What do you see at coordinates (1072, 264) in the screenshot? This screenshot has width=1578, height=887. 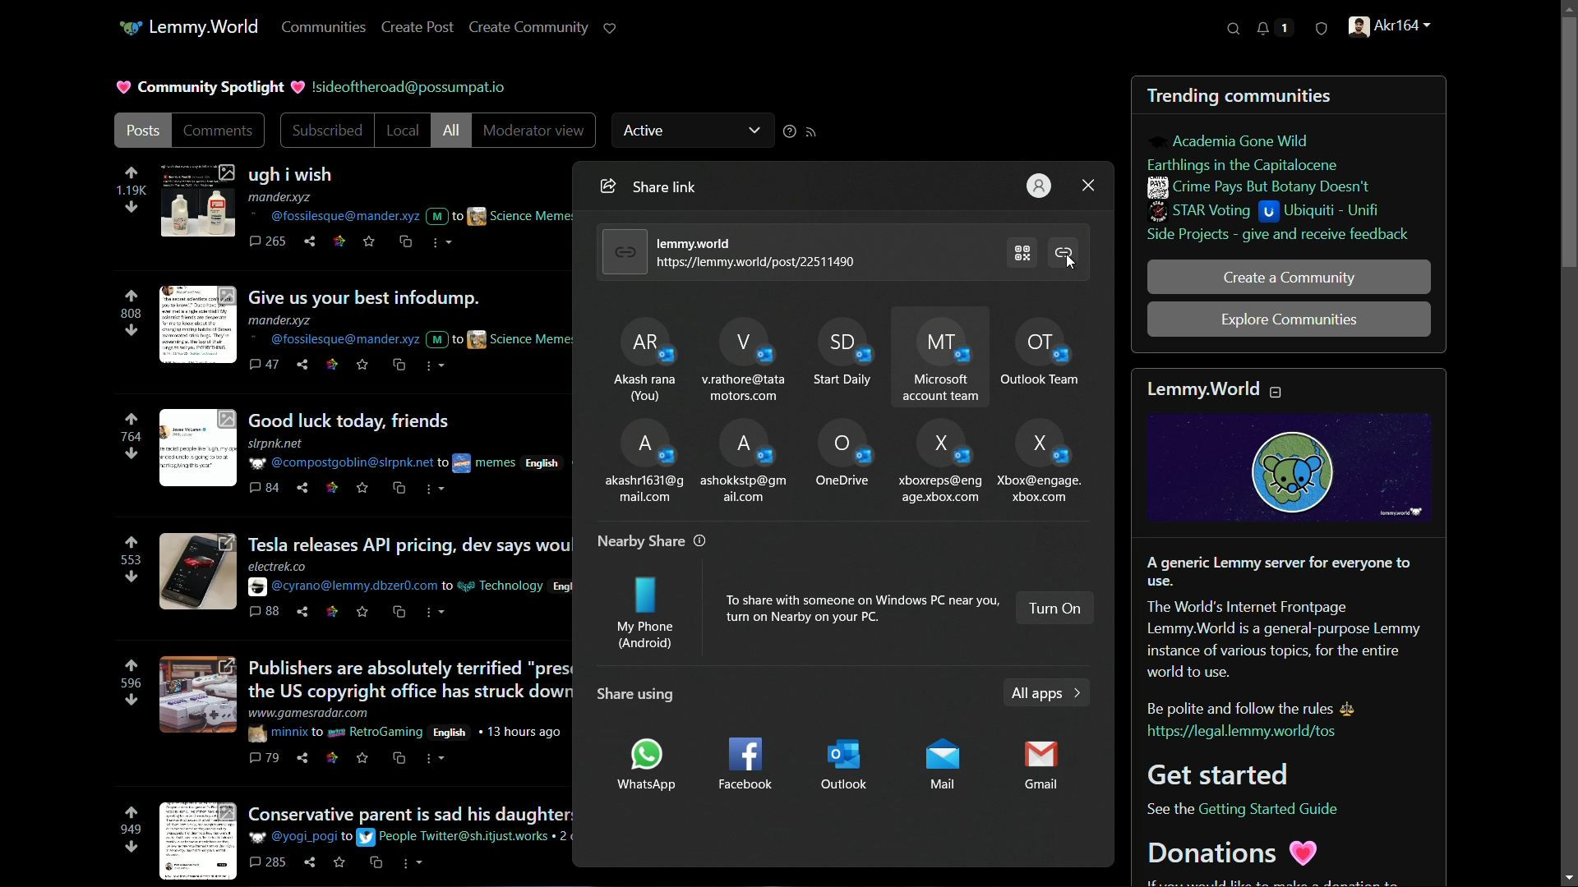 I see `cursor` at bounding box center [1072, 264].